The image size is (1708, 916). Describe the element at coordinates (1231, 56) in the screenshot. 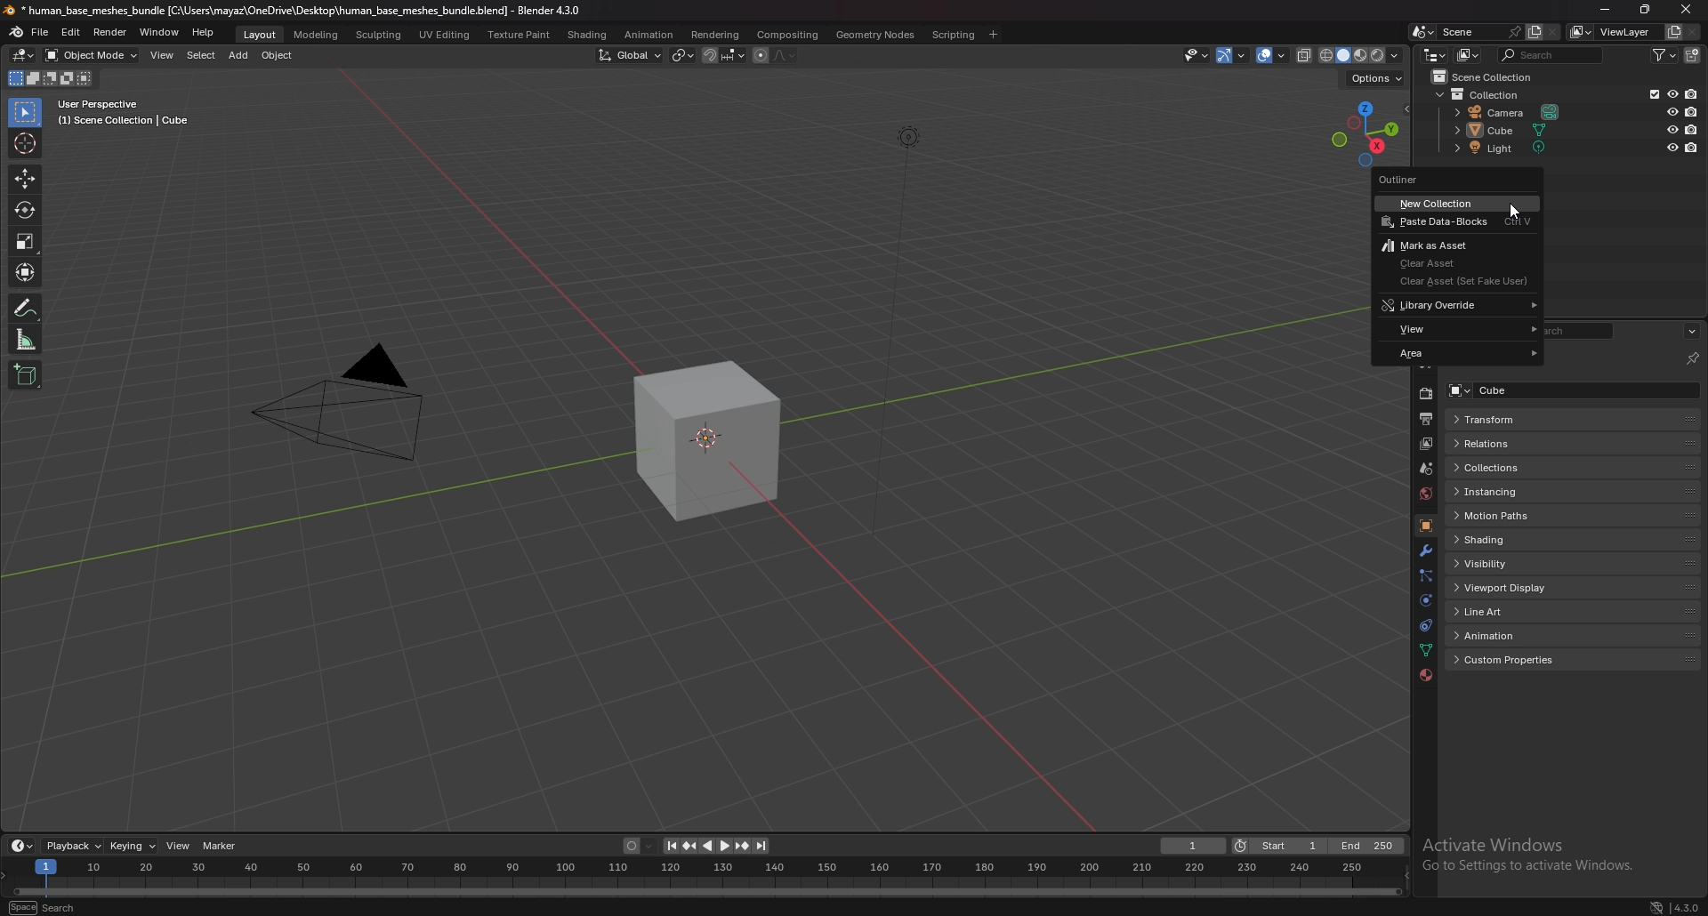

I see `show gizmo` at that location.